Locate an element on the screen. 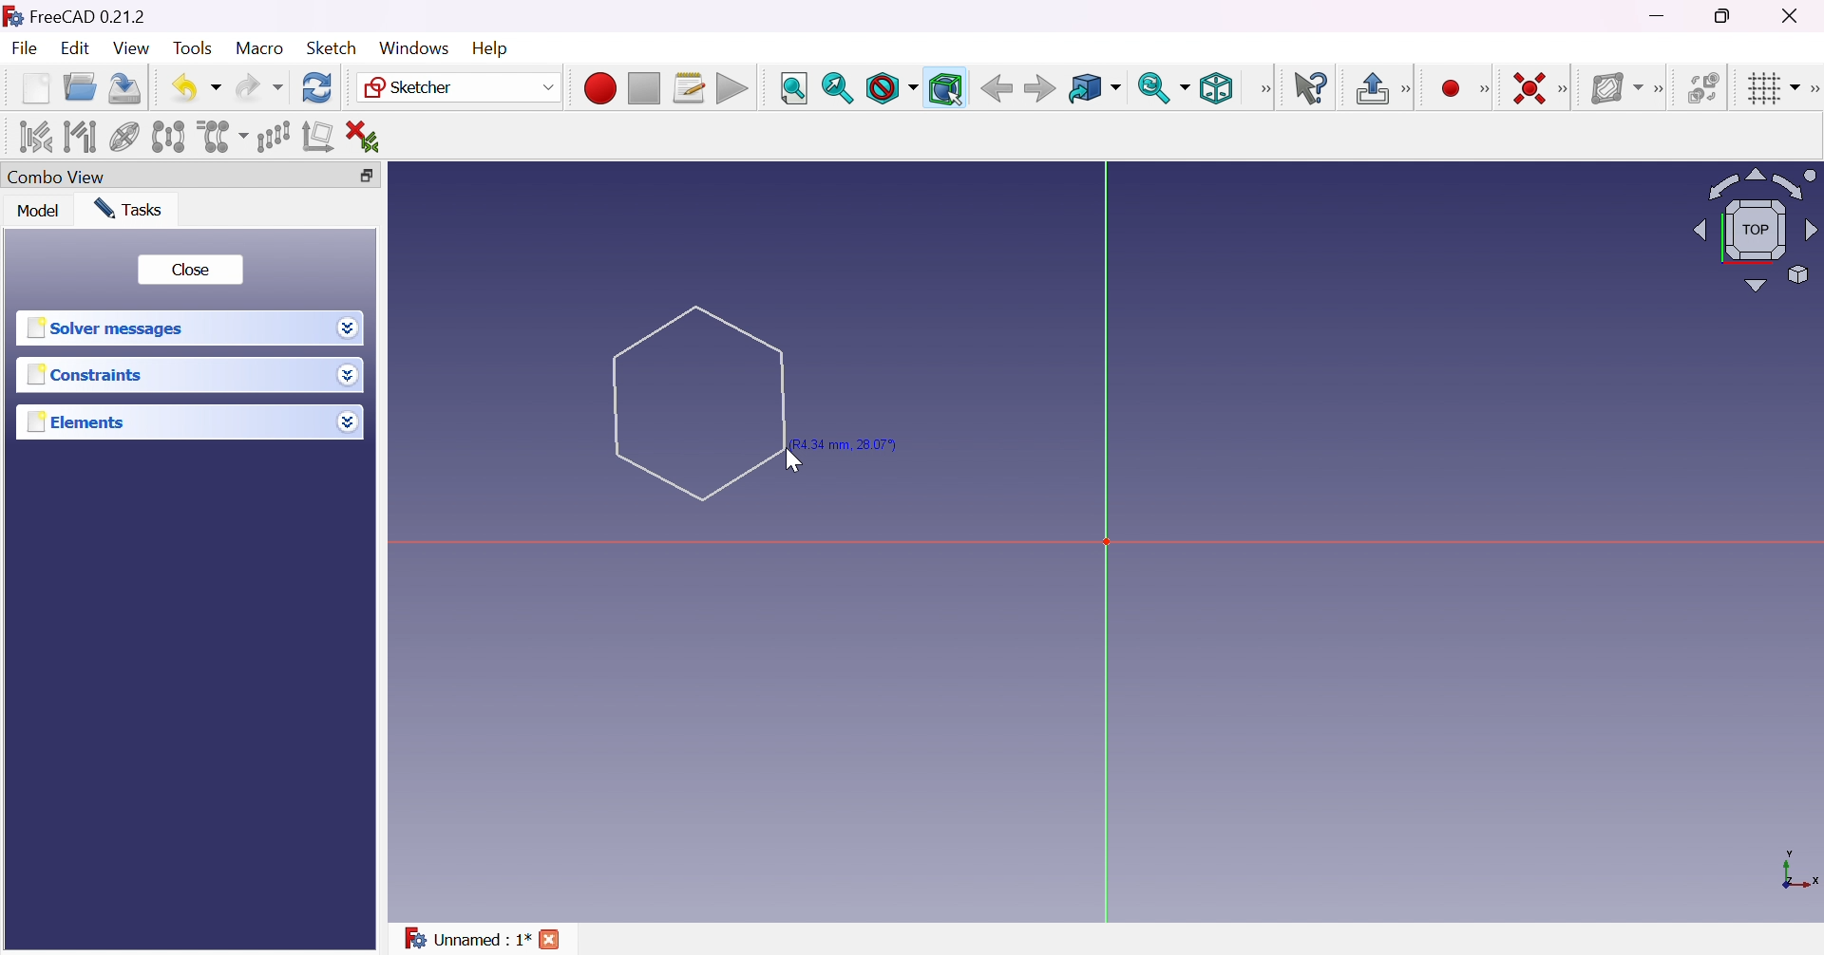  Constrain coincident is located at coordinates (1528, 88).